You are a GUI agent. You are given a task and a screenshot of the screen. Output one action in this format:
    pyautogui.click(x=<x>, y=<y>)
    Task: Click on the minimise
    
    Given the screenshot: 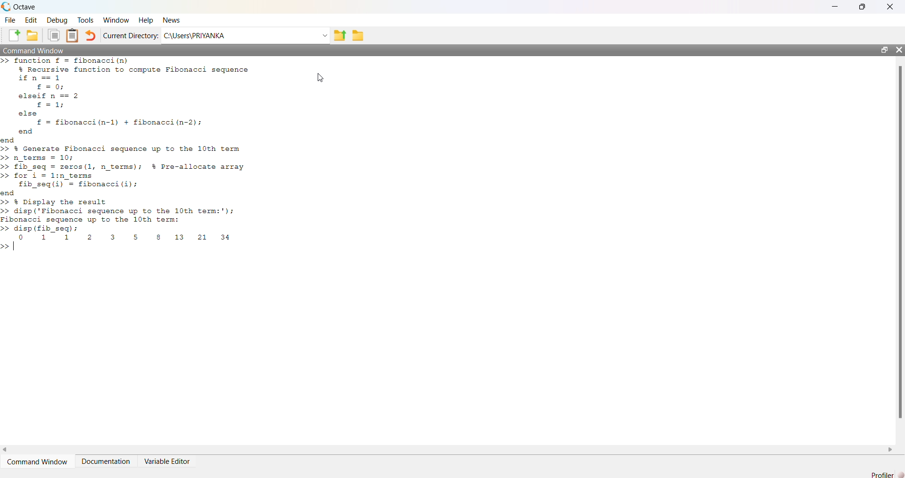 What is the action you would take?
    pyautogui.click(x=835, y=6)
    